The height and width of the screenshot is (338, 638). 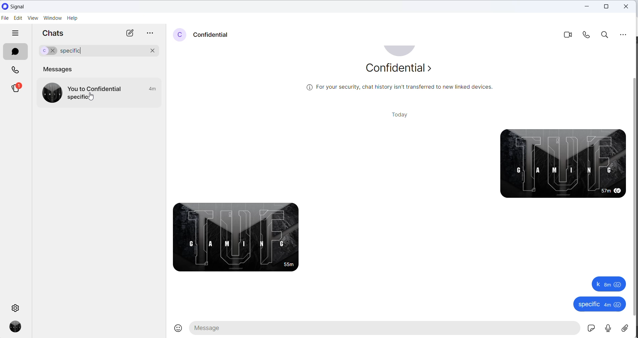 What do you see at coordinates (605, 34) in the screenshot?
I see `search in chat` at bounding box center [605, 34].